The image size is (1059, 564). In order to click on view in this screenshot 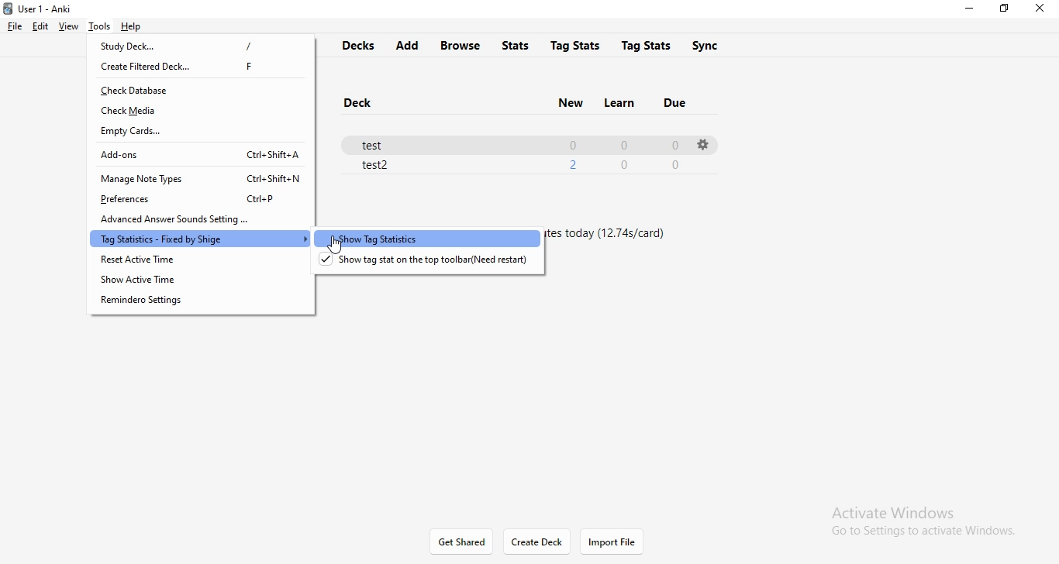, I will do `click(69, 27)`.